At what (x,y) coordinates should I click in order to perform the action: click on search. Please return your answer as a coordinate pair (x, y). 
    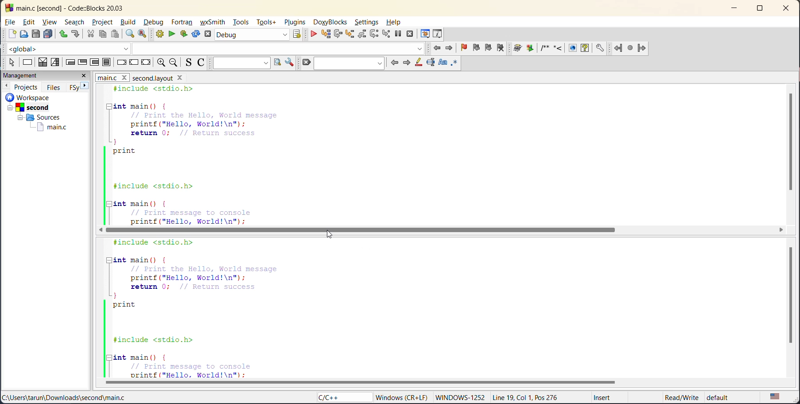
    Looking at the image, I should click on (349, 63).